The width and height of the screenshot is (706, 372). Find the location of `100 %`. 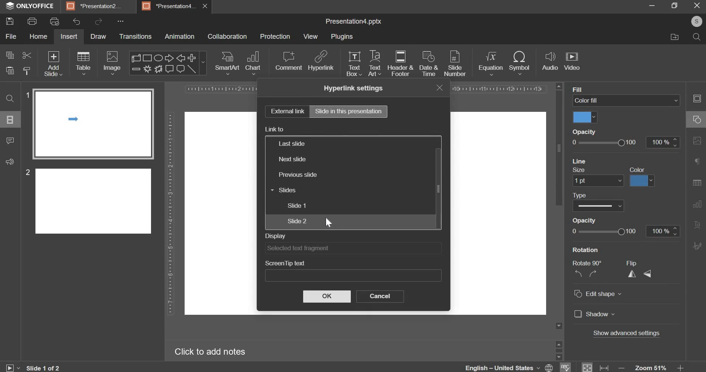

100 % is located at coordinates (661, 231).